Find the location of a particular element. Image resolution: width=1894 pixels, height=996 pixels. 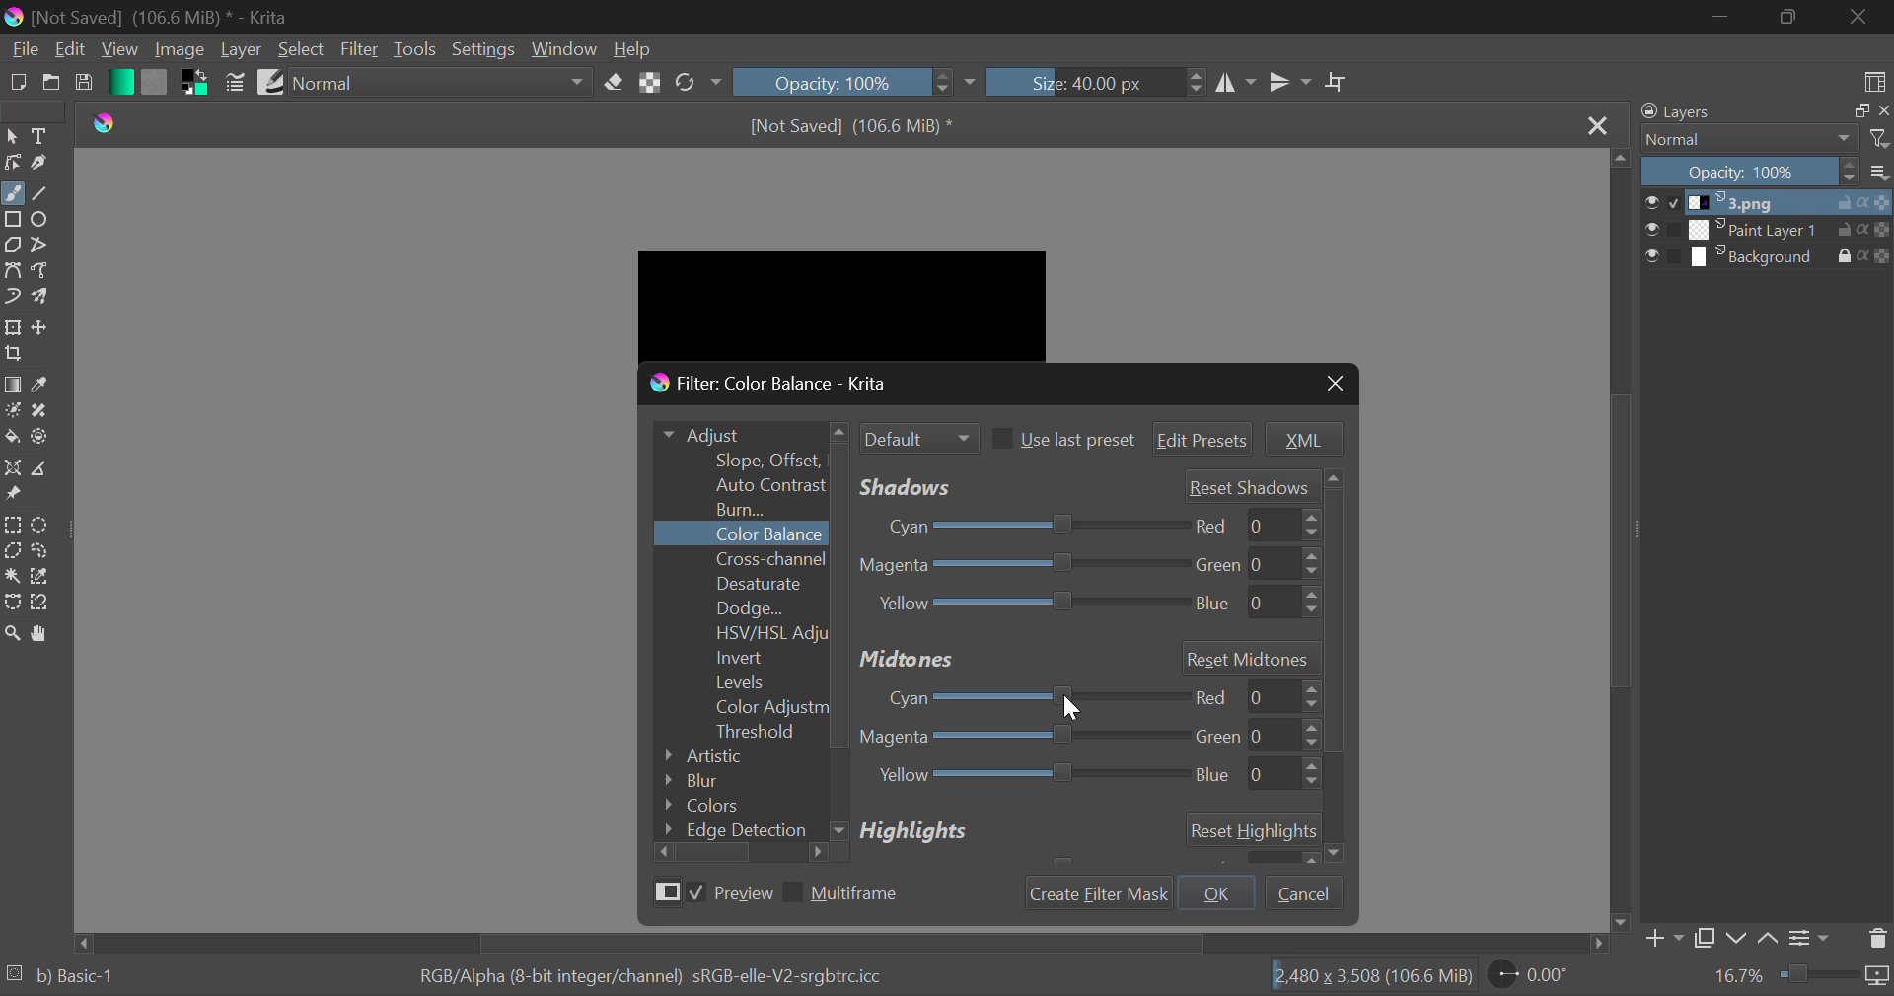

16.7% is located at coordinates (1739, 977).